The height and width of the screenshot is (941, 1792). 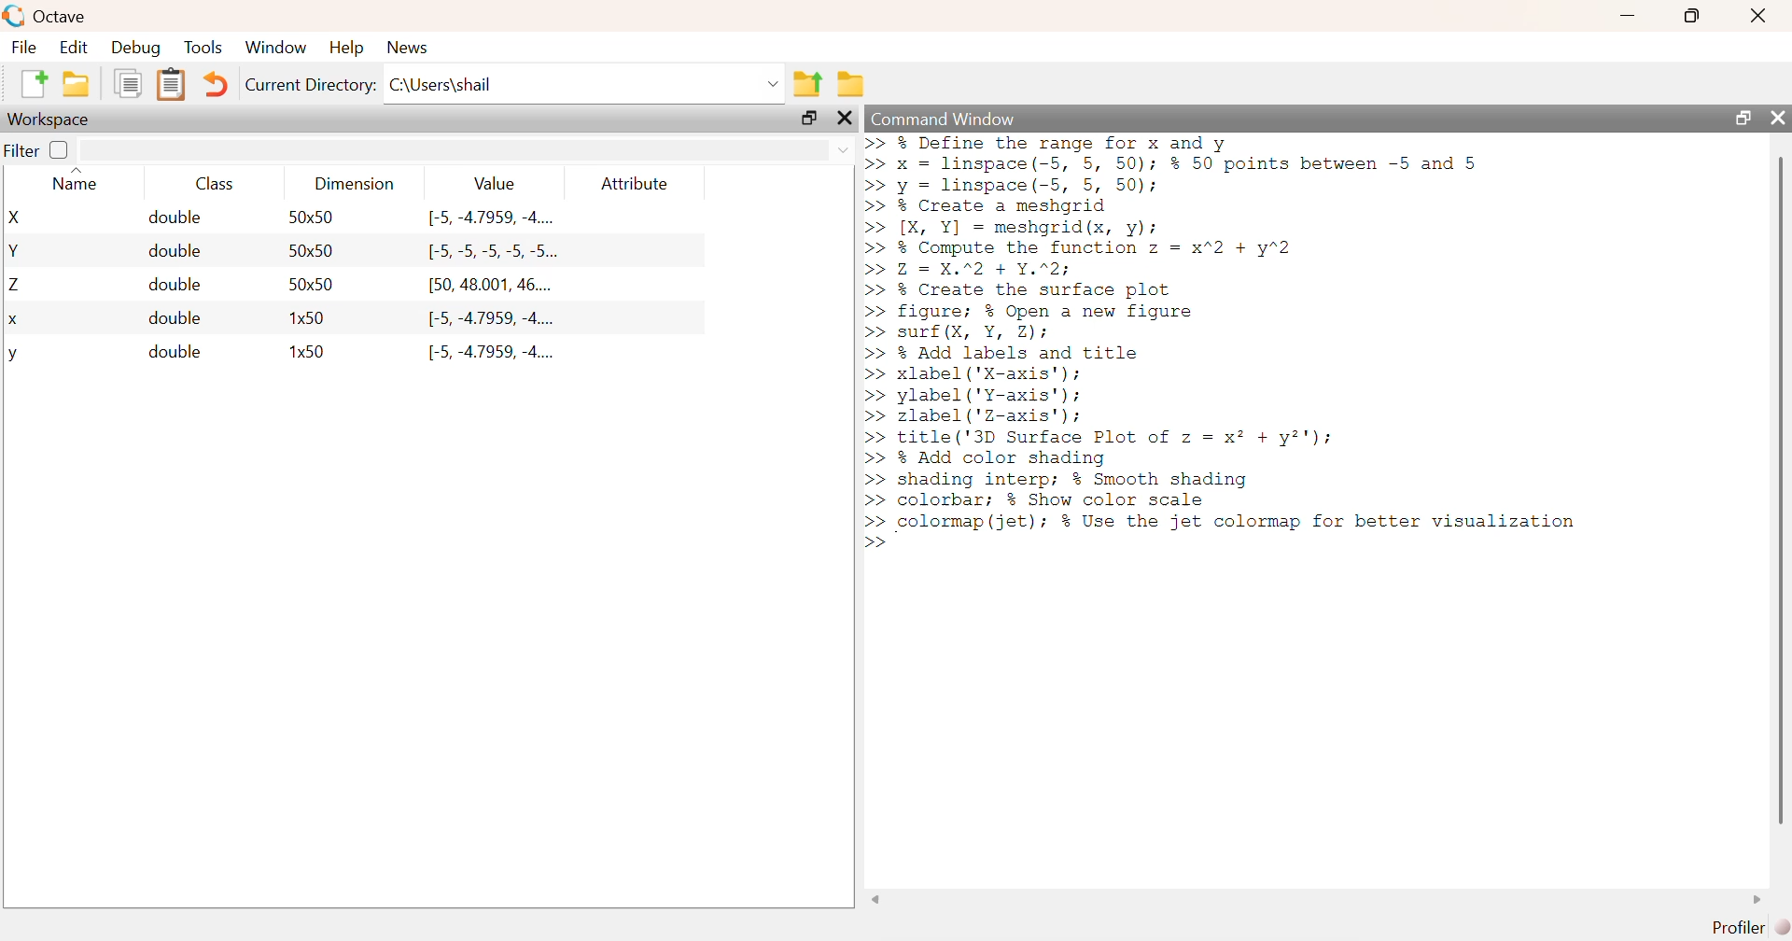 What do you see at coordinates (808, 84) in the screenshot?
I see `Previous Folder` at bounding box center [808, 84].